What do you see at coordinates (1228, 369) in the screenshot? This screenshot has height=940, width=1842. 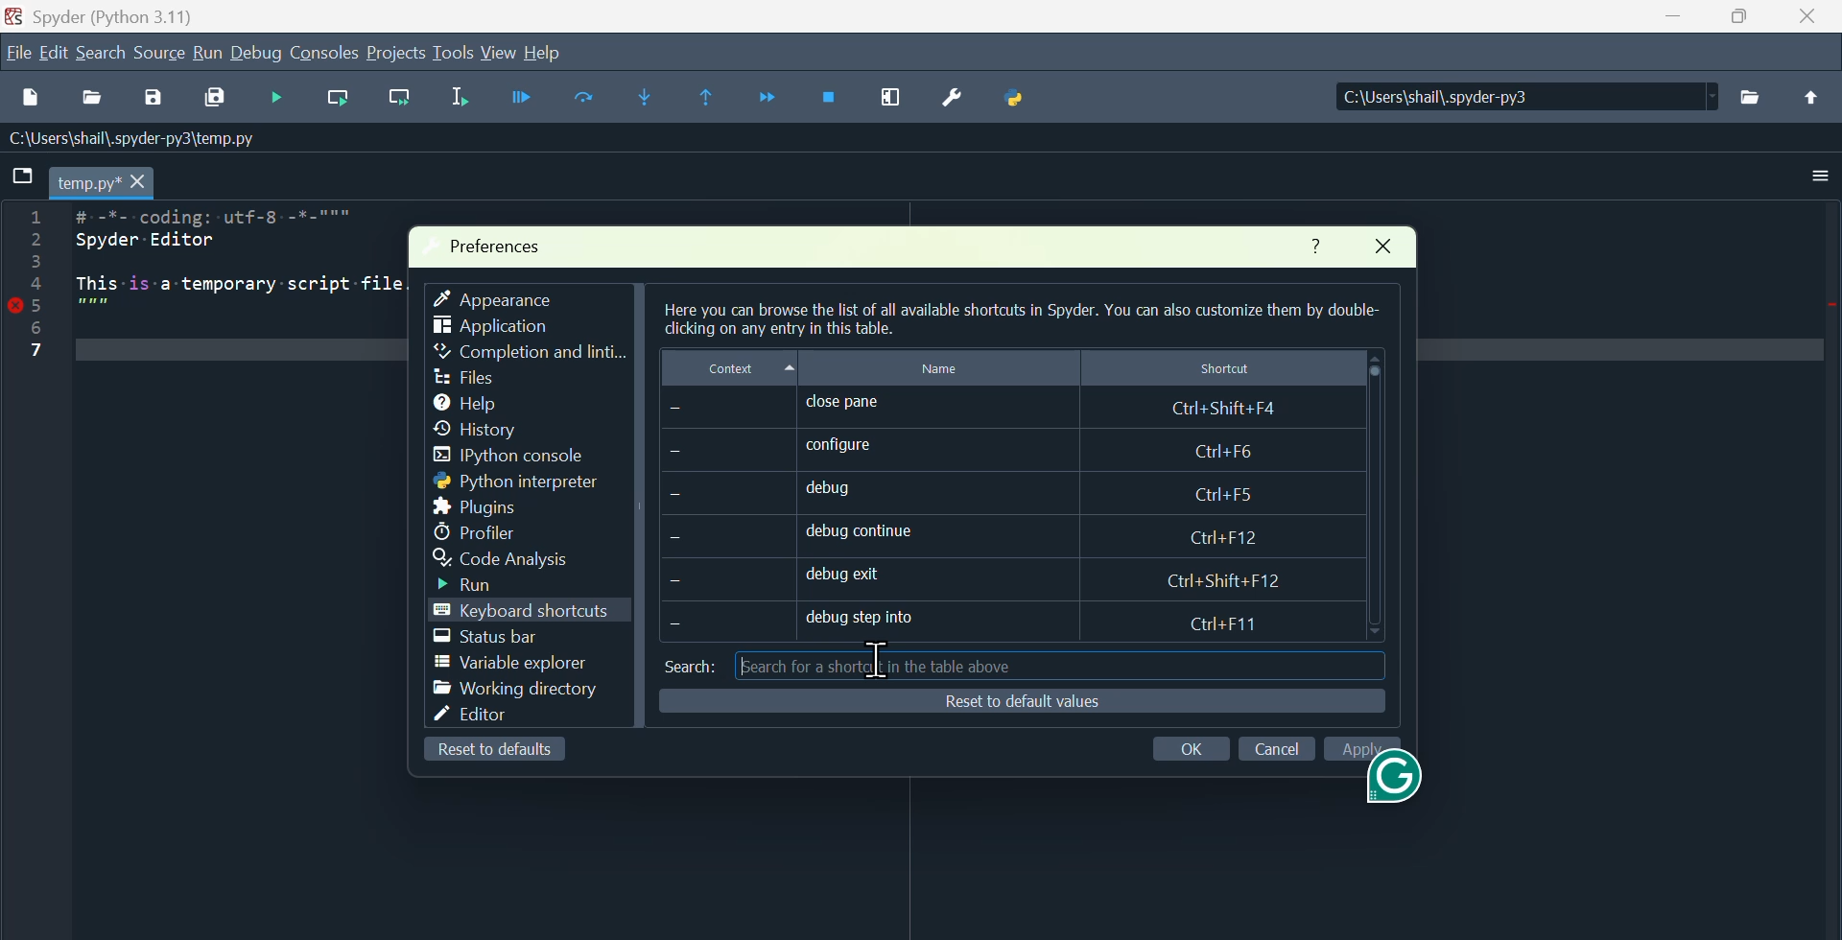 I see `shortcut` at bounding box center [1228, 369].